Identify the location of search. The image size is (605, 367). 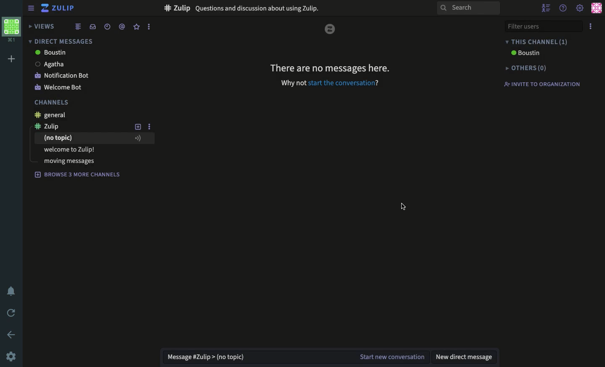
(468, 8).